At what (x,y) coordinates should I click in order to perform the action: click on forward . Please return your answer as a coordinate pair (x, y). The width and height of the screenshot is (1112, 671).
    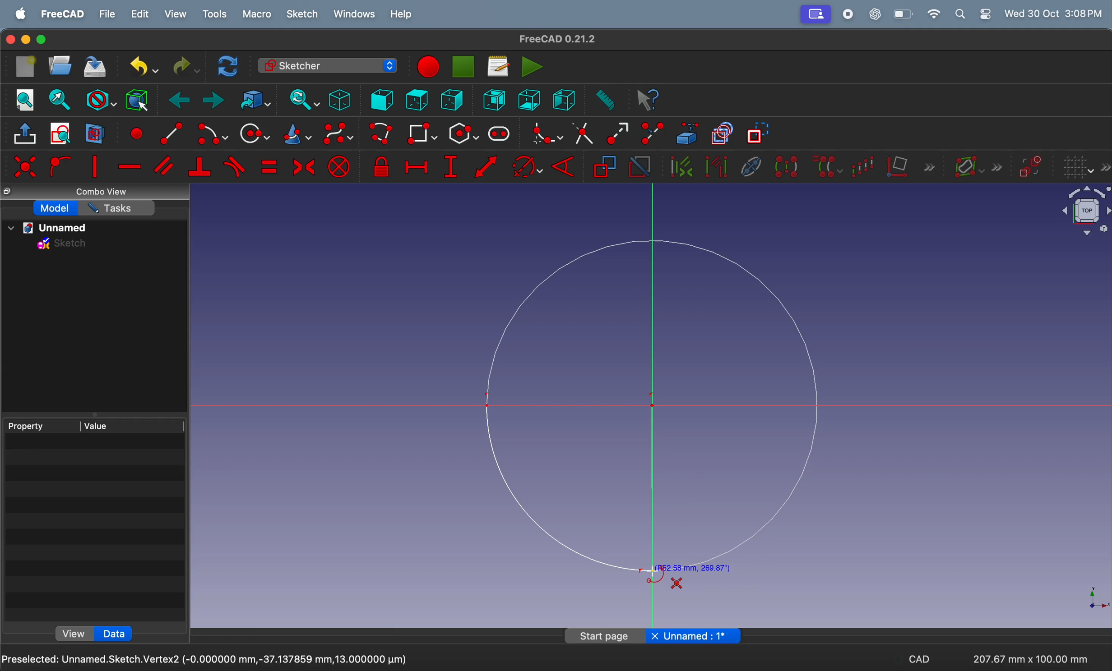
    Looking at the image, I should click on (213, 101).